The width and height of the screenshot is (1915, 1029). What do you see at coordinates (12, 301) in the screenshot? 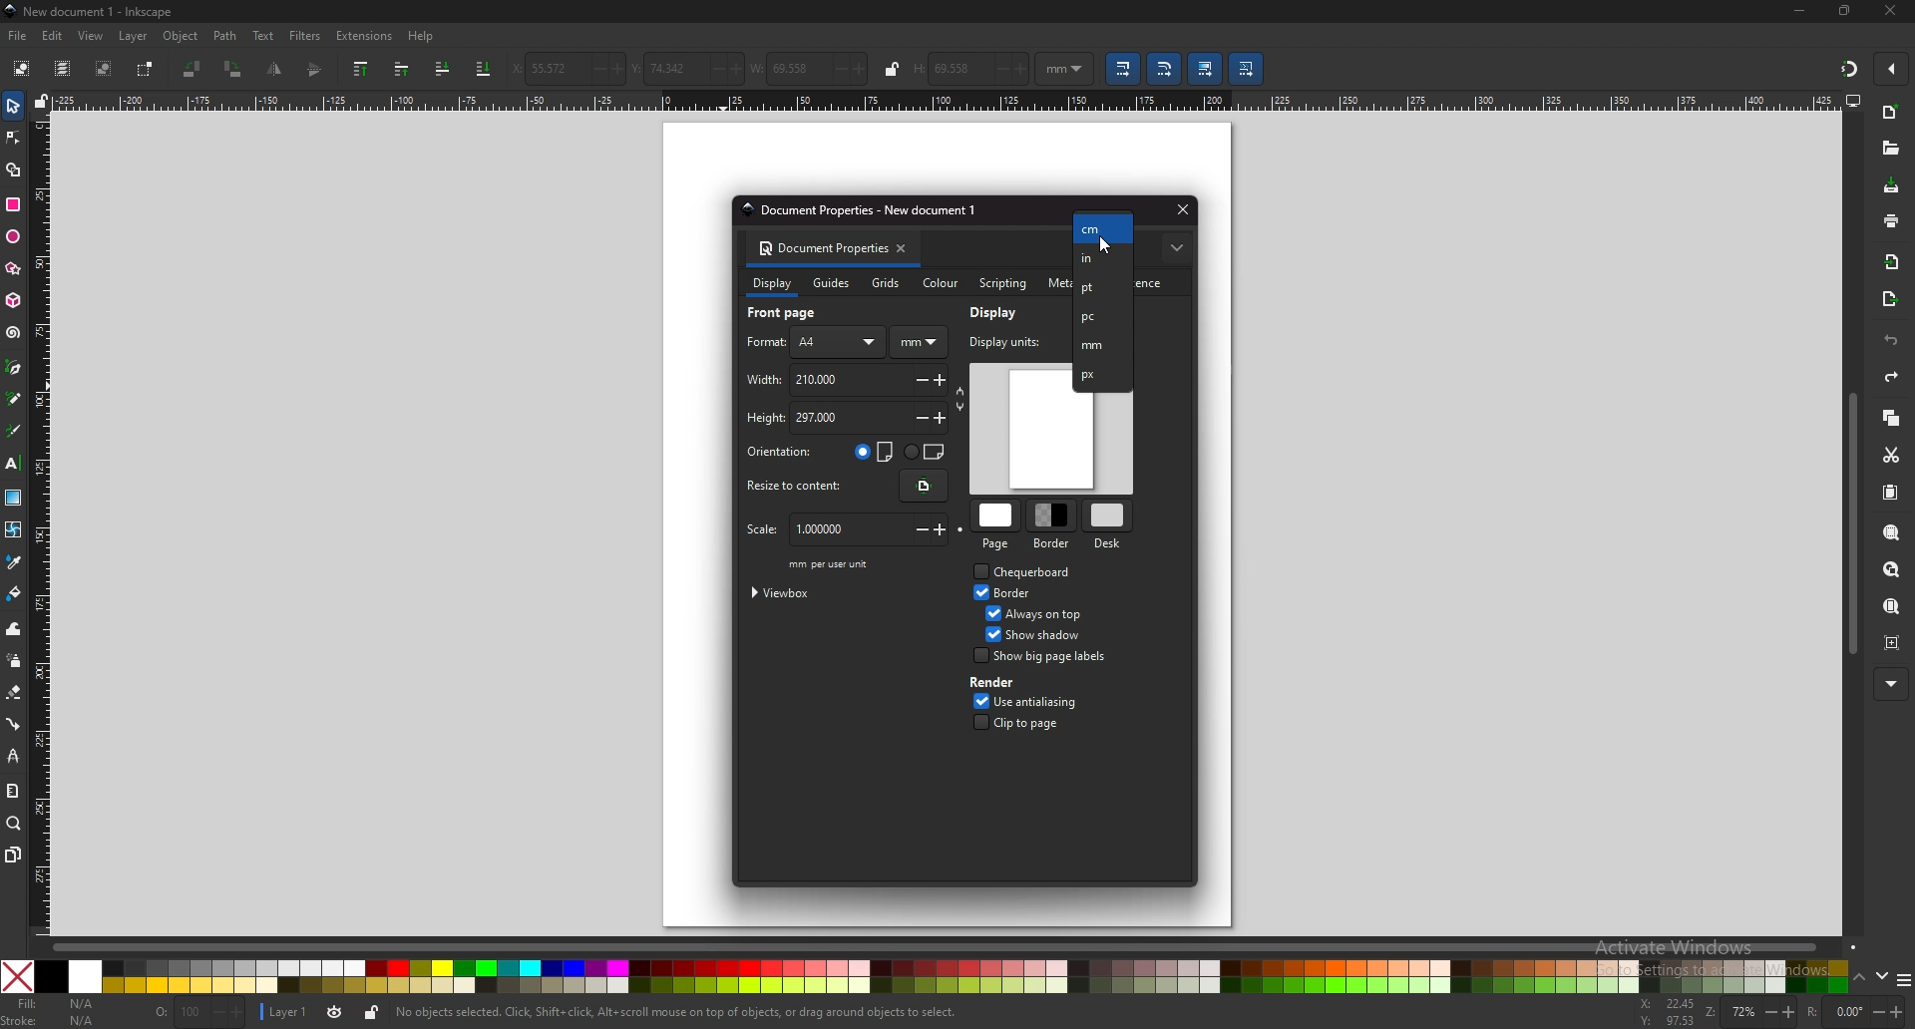
I see `3d box` at bounding box center [12, 301].